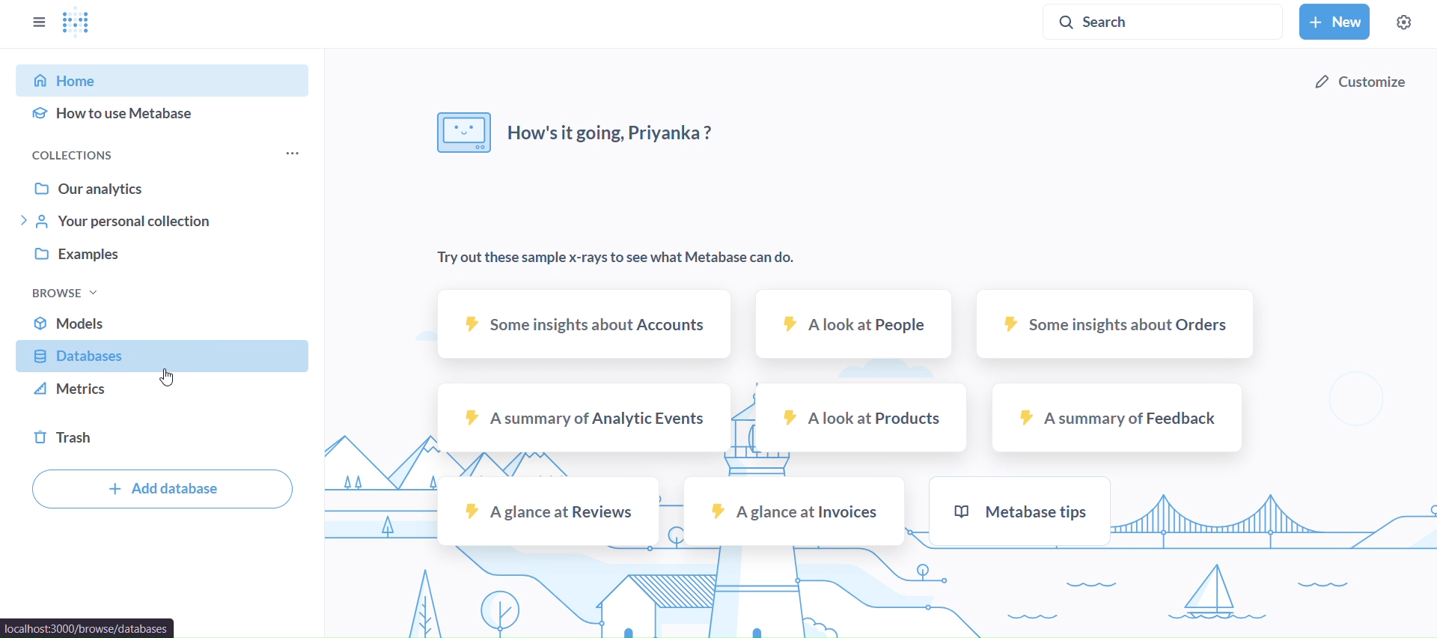 The width and height of the screenshot is (1437, 638). Describe the element at coordinates (77, 25) in the screenshot. I see `logo` at that location.